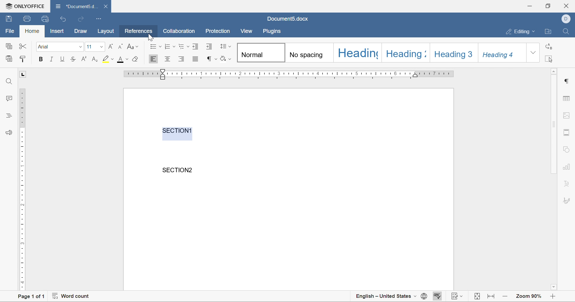 This screenshot has height=302, width=575. What do you see at coordinates (44, 47) in the screenshot?
I see `font` at bounding box center [44, 47].